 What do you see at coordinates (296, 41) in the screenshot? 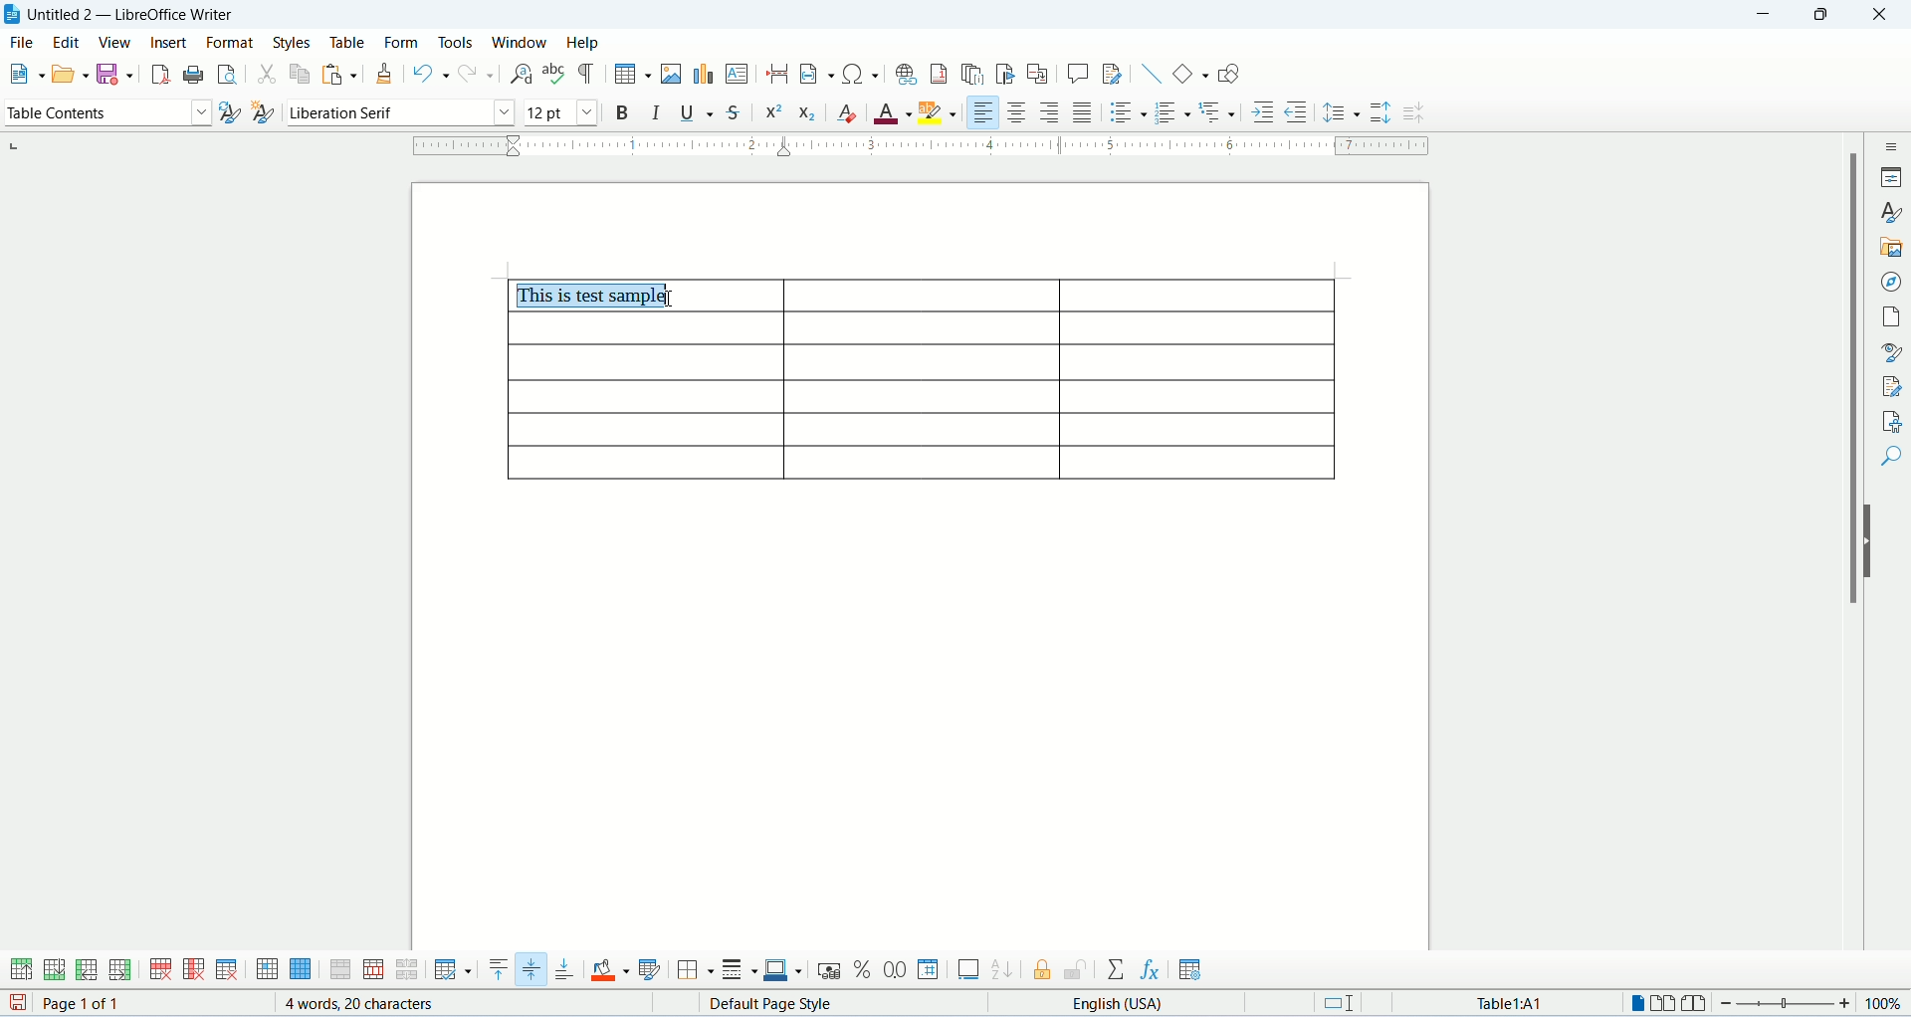
I see `styles` at bounding box center [296, 41].